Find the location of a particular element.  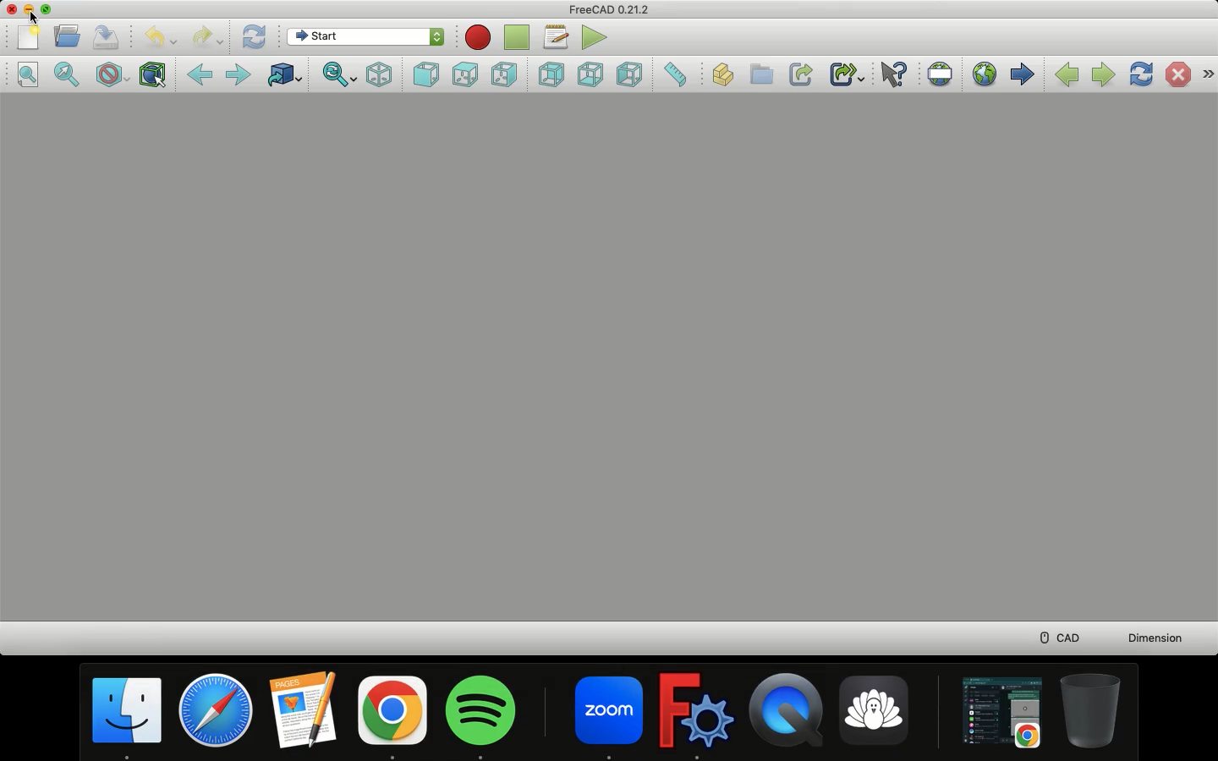

Isometric is located at coordinates (381, 74).